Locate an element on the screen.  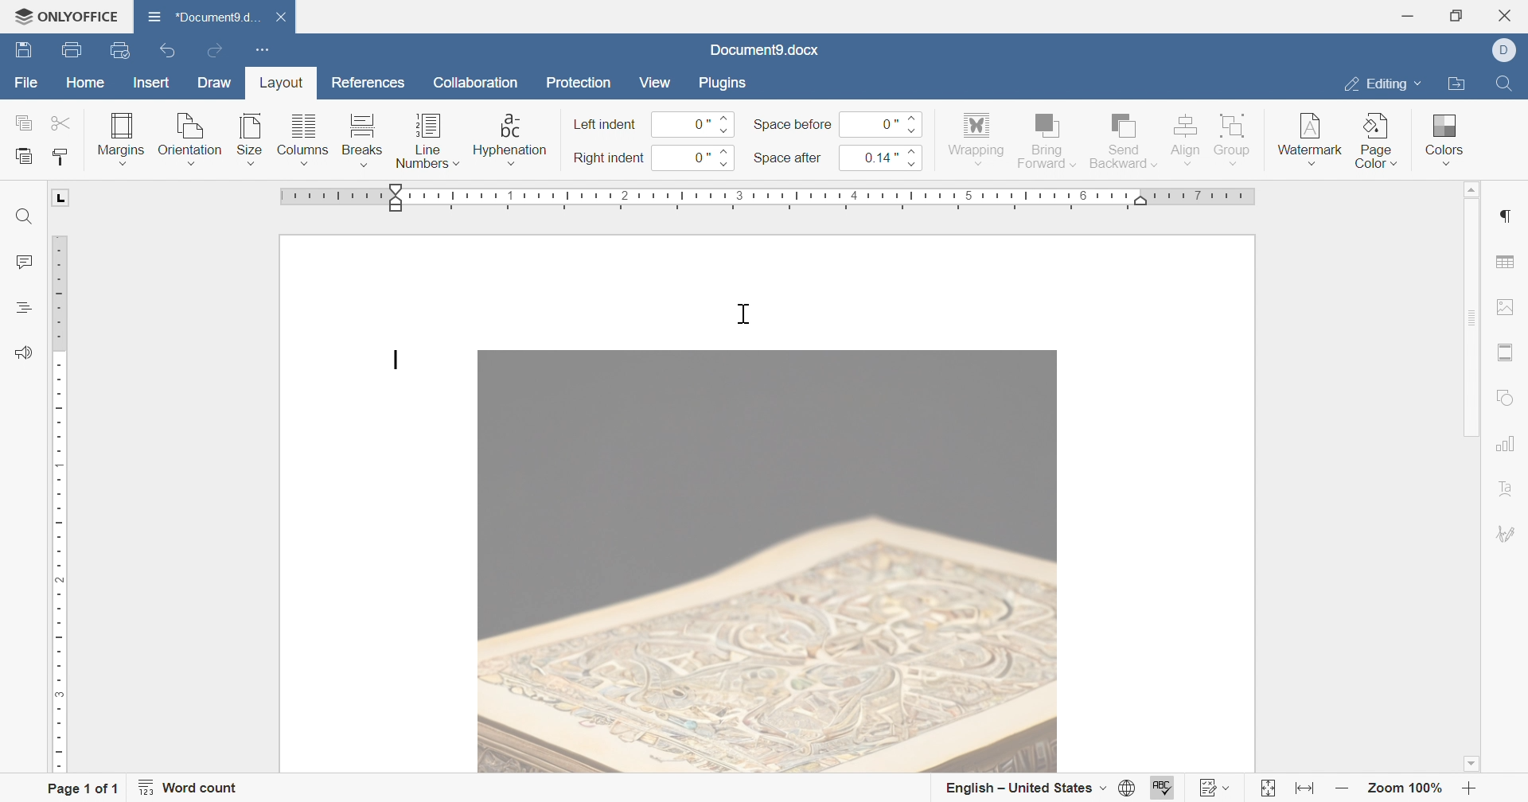
space after is located at coordinates (789, 160).